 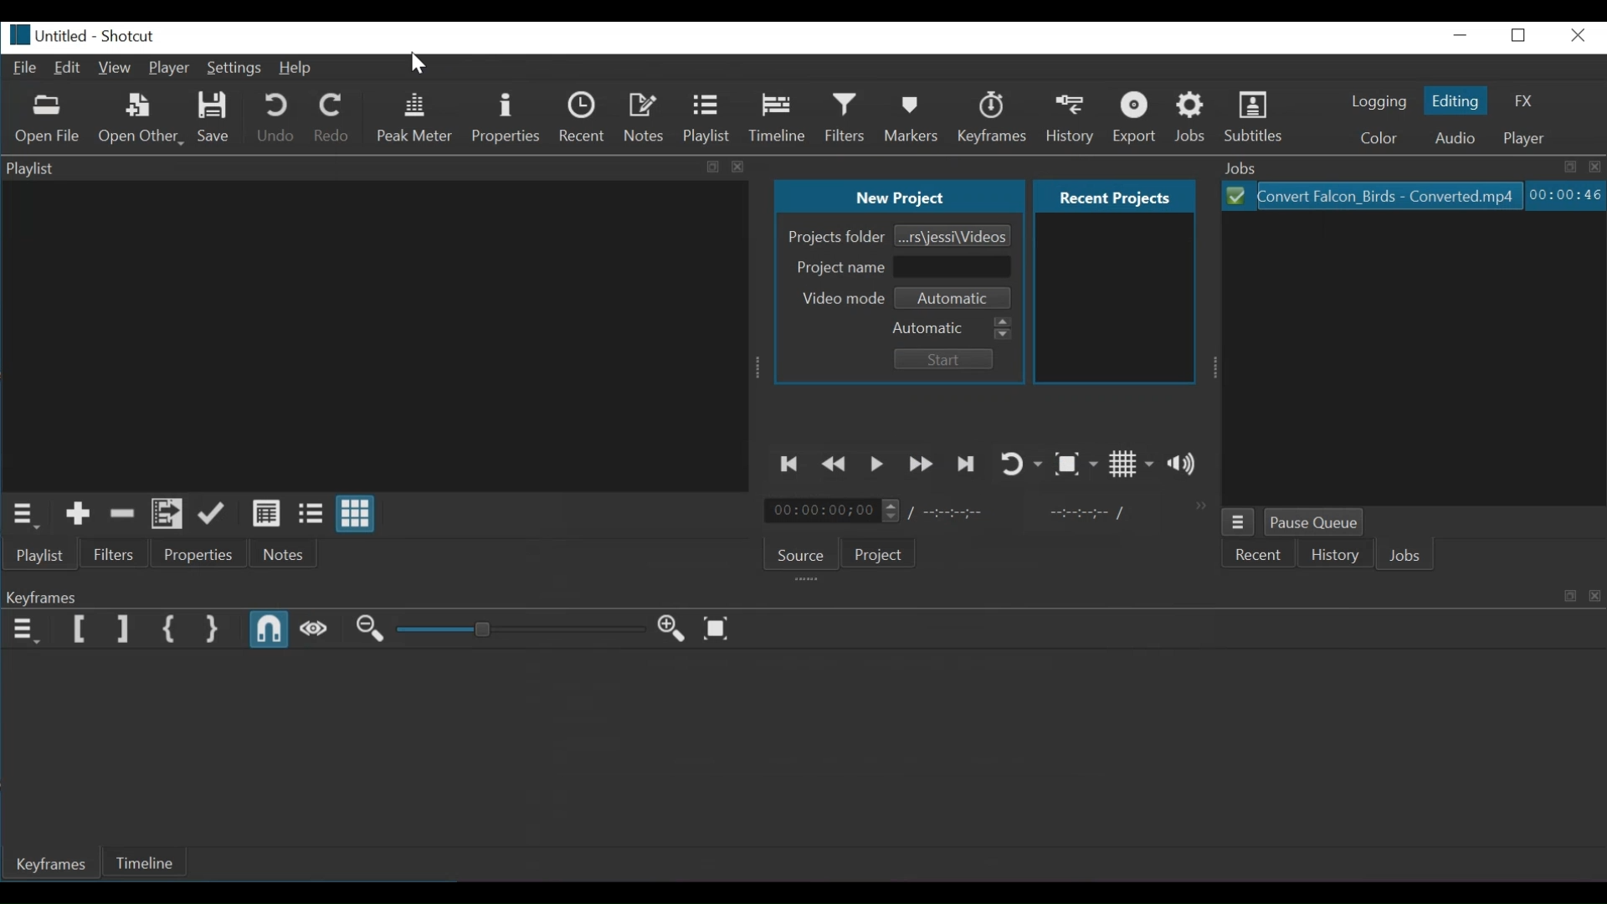 I want to click on Skip to the next point, so click(x=965, y=463).